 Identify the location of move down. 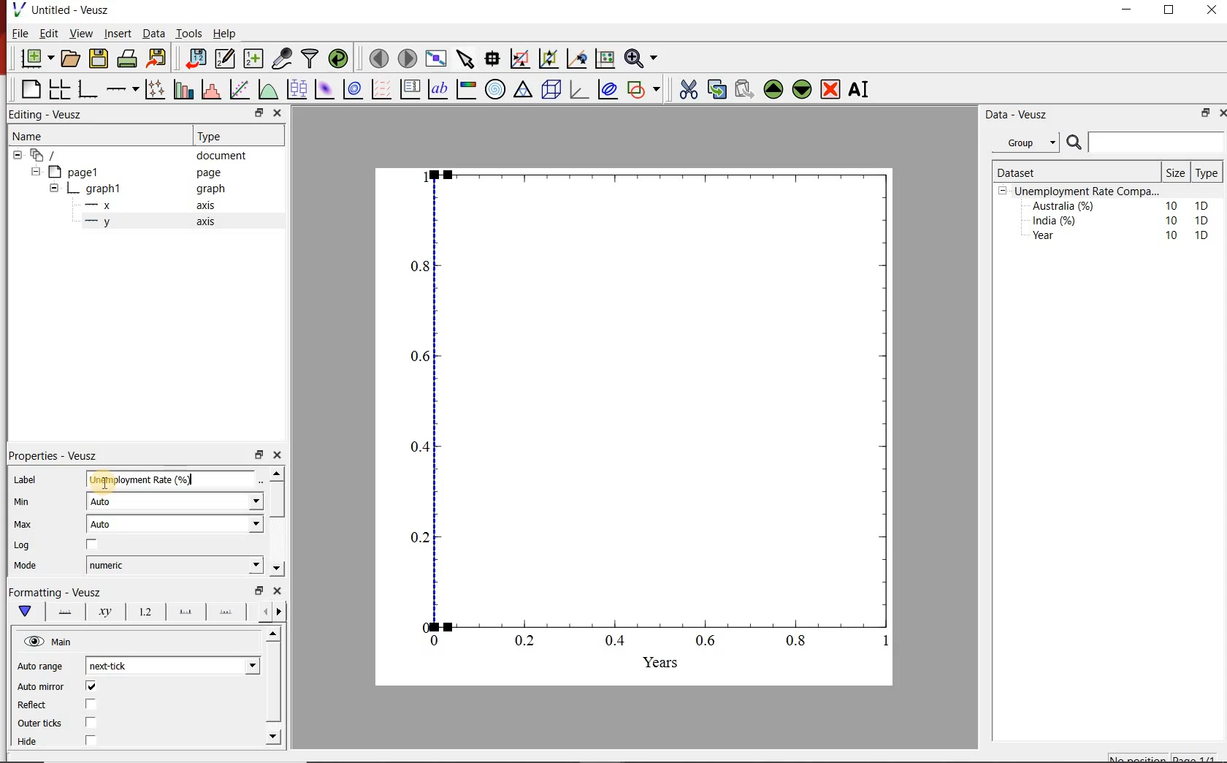
(273, 737).